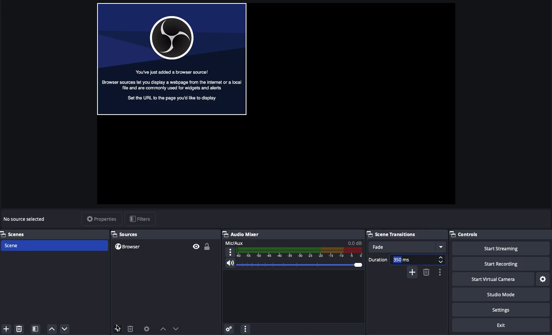 Image resolution: width=552 pixels, height=335 pixels. What do you see at coordinates (500, 249) in the screenshot?
I see `Start streaming` at bounding box center [500, 249].